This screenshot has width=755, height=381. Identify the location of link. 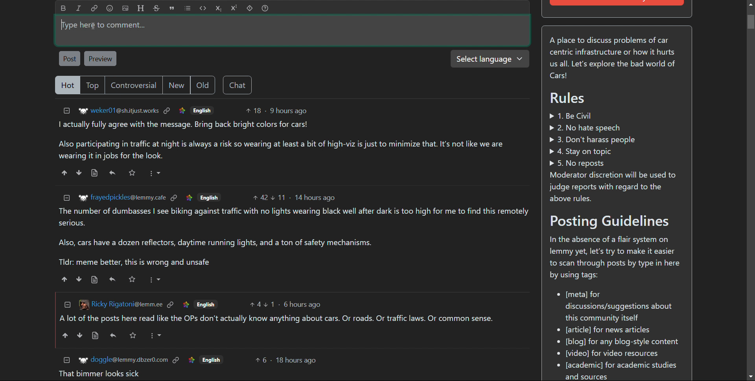
(191, 359).